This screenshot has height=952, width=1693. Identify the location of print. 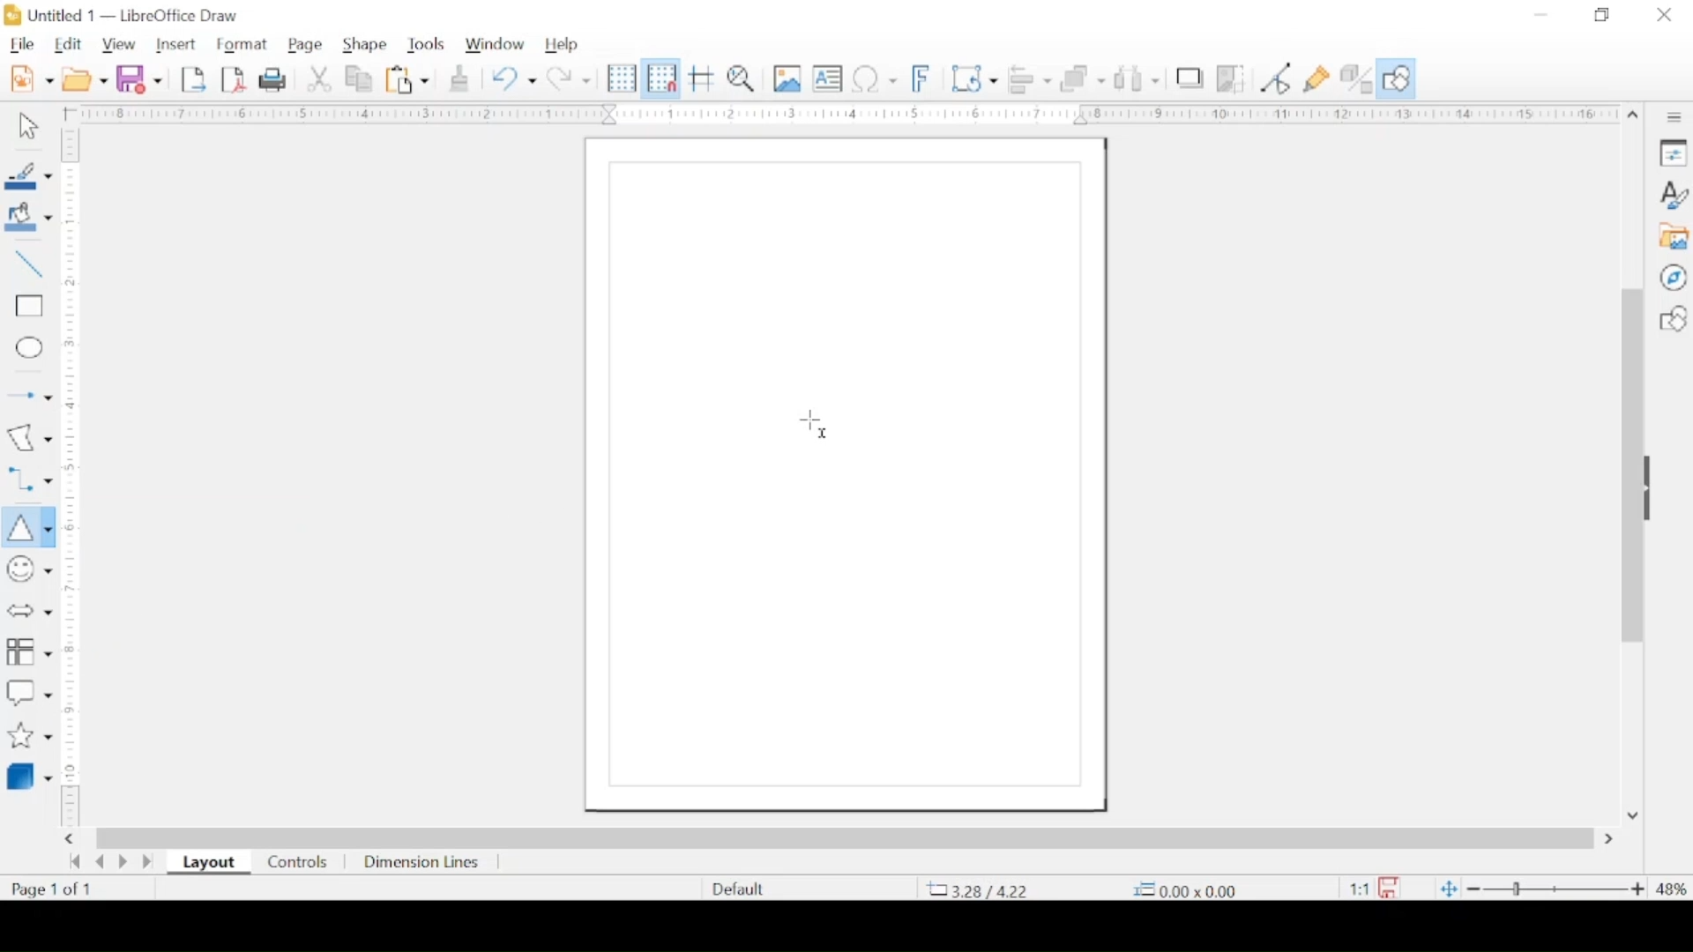
(272, 79).